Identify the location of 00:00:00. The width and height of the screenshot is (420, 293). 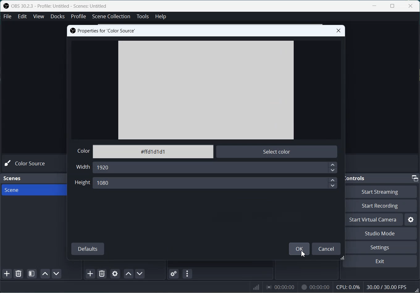
(281, 286).